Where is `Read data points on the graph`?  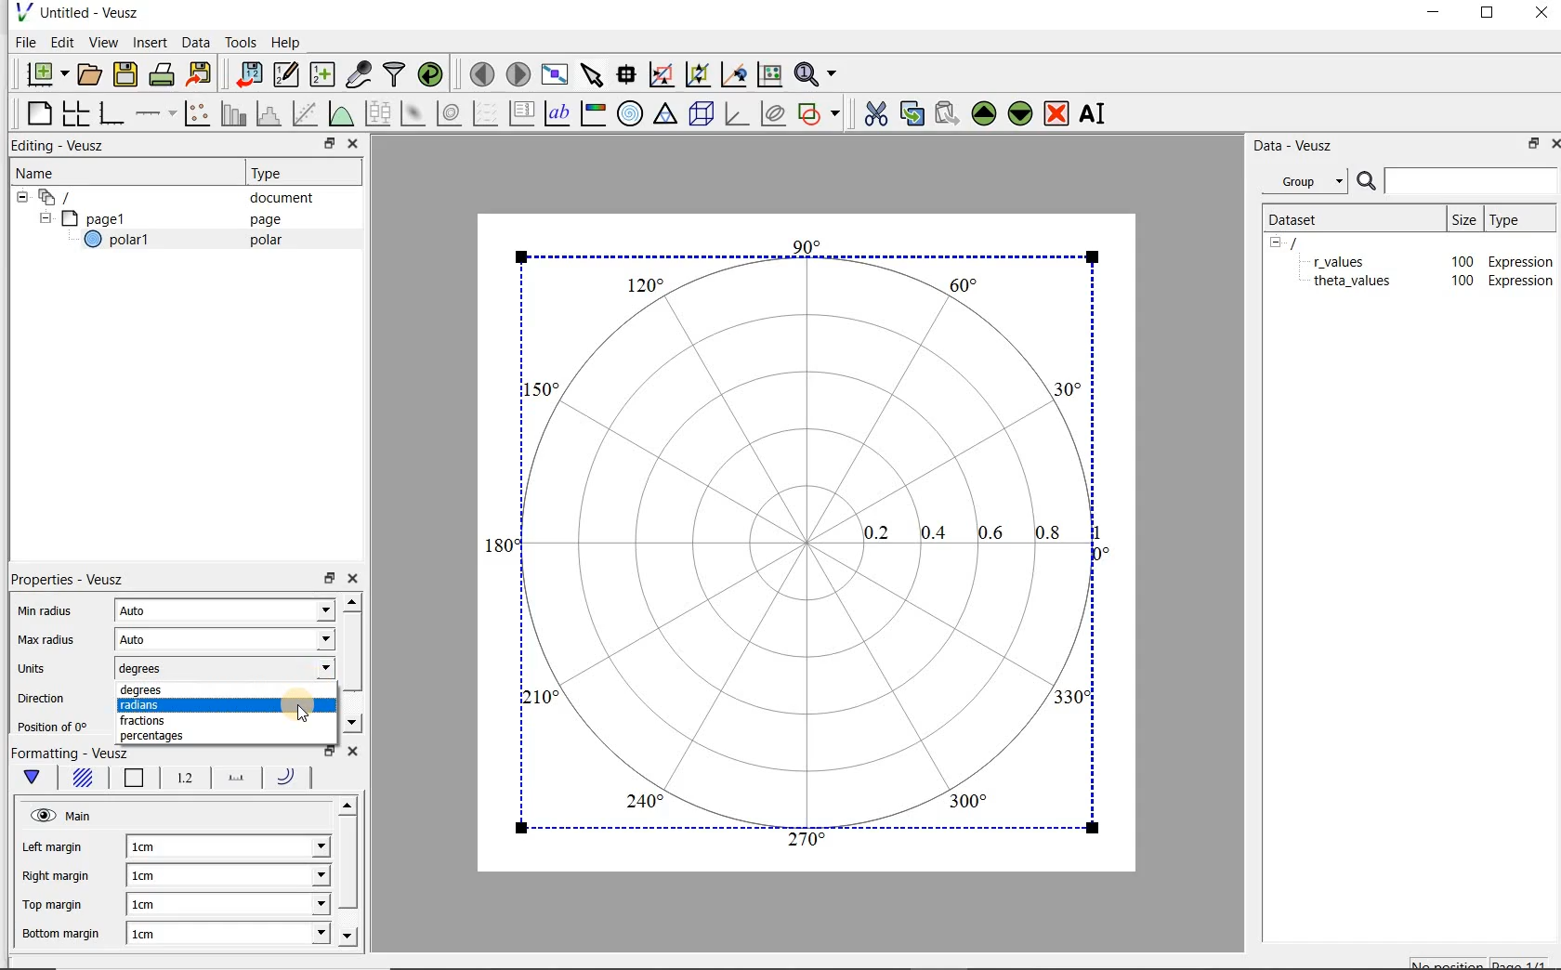 Read data points on the graph is located at coordinates (629, 75).